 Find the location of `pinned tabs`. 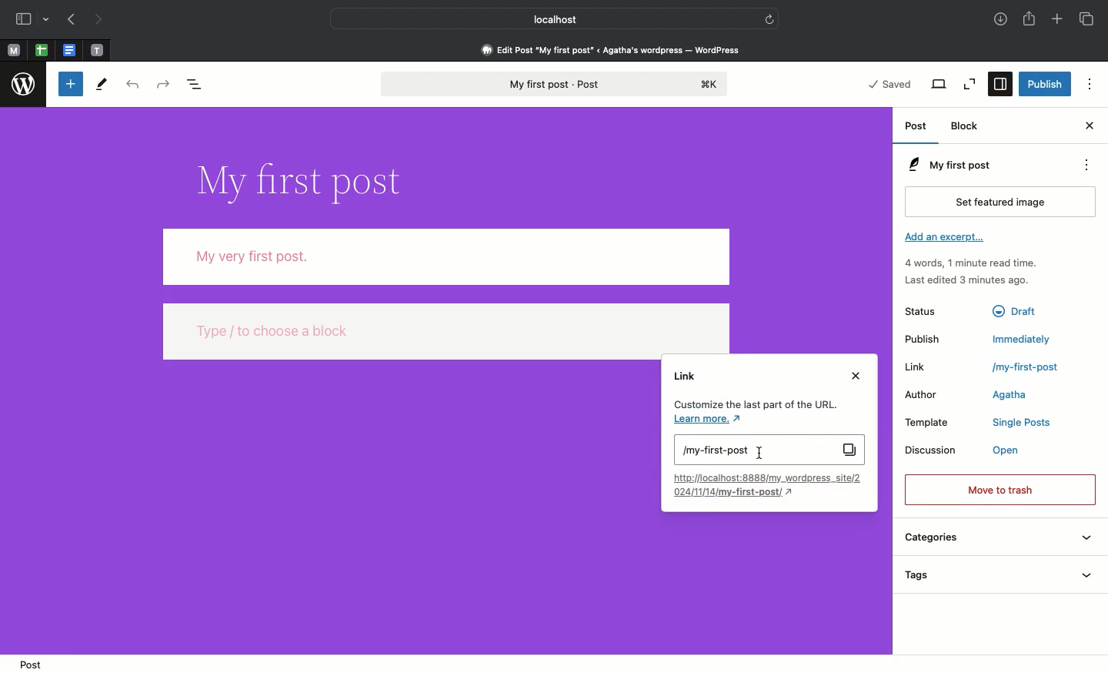

pinned tabs is located at coordinates (69, 51).